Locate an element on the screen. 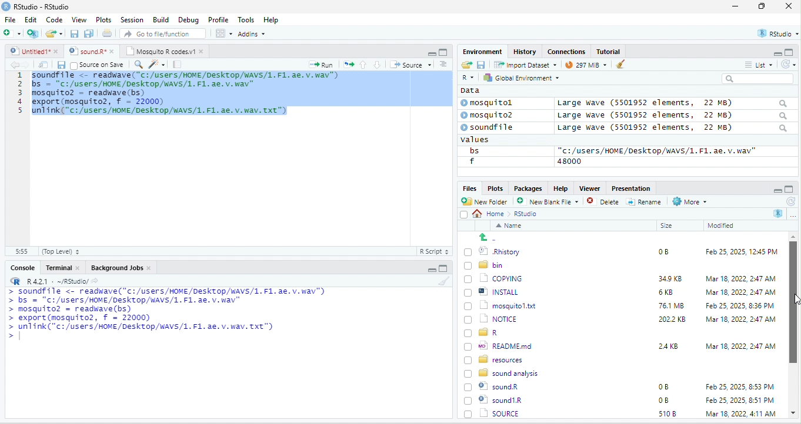 This screenshot has width=801, height=424. Size is located at coordinates (667, 226).